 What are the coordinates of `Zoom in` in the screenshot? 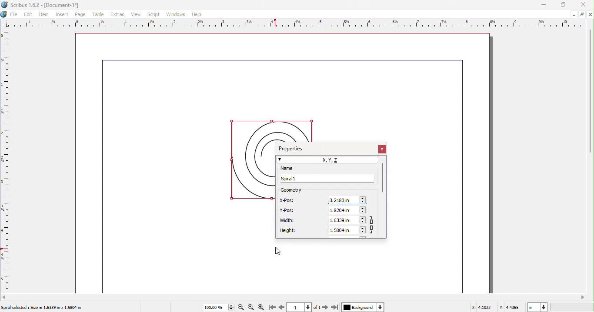 It's located at (262, 307).